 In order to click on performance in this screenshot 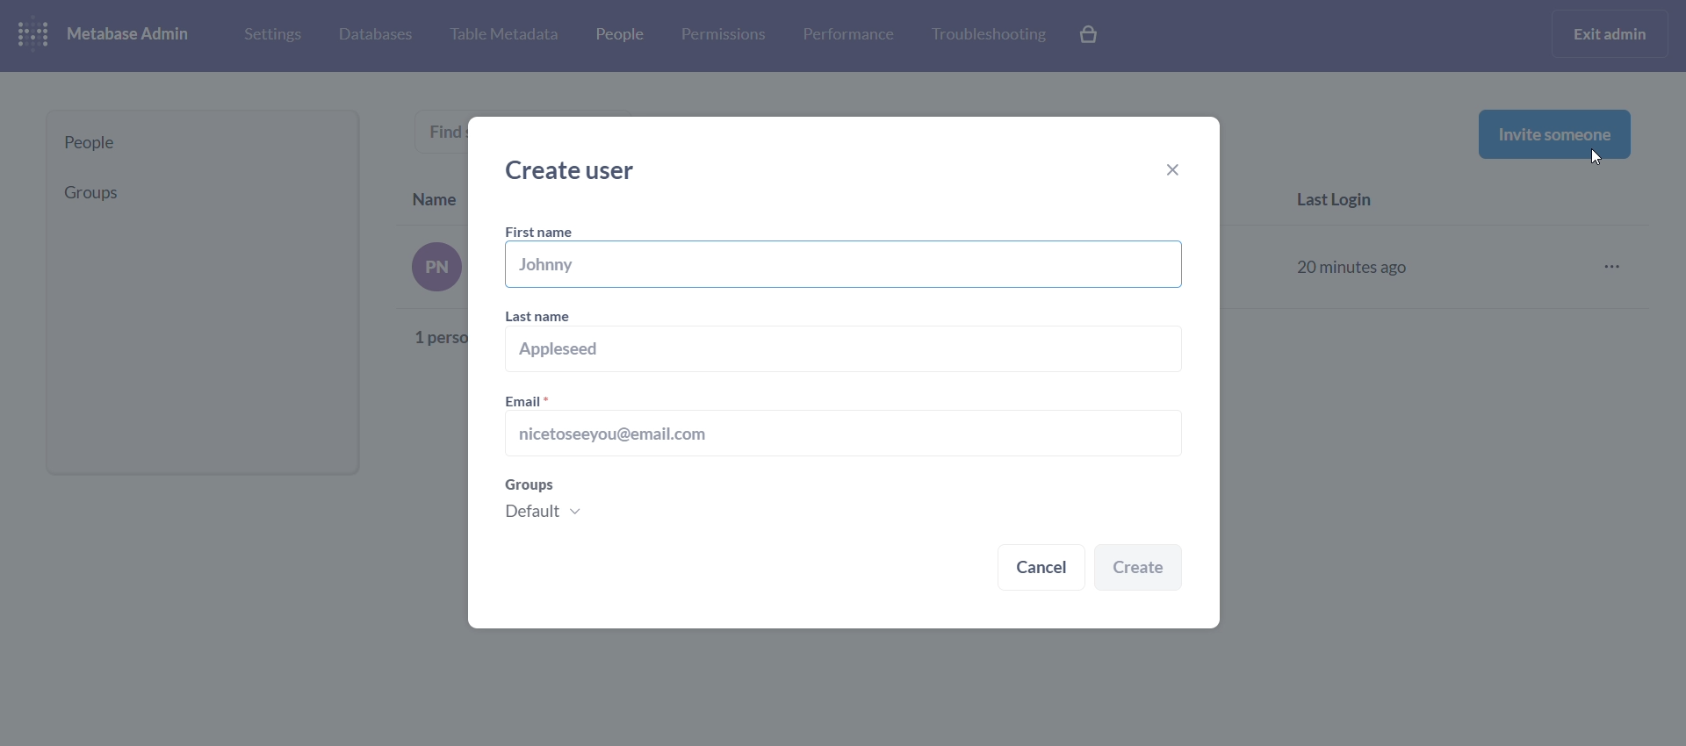, I will do `click(848, 33)`.